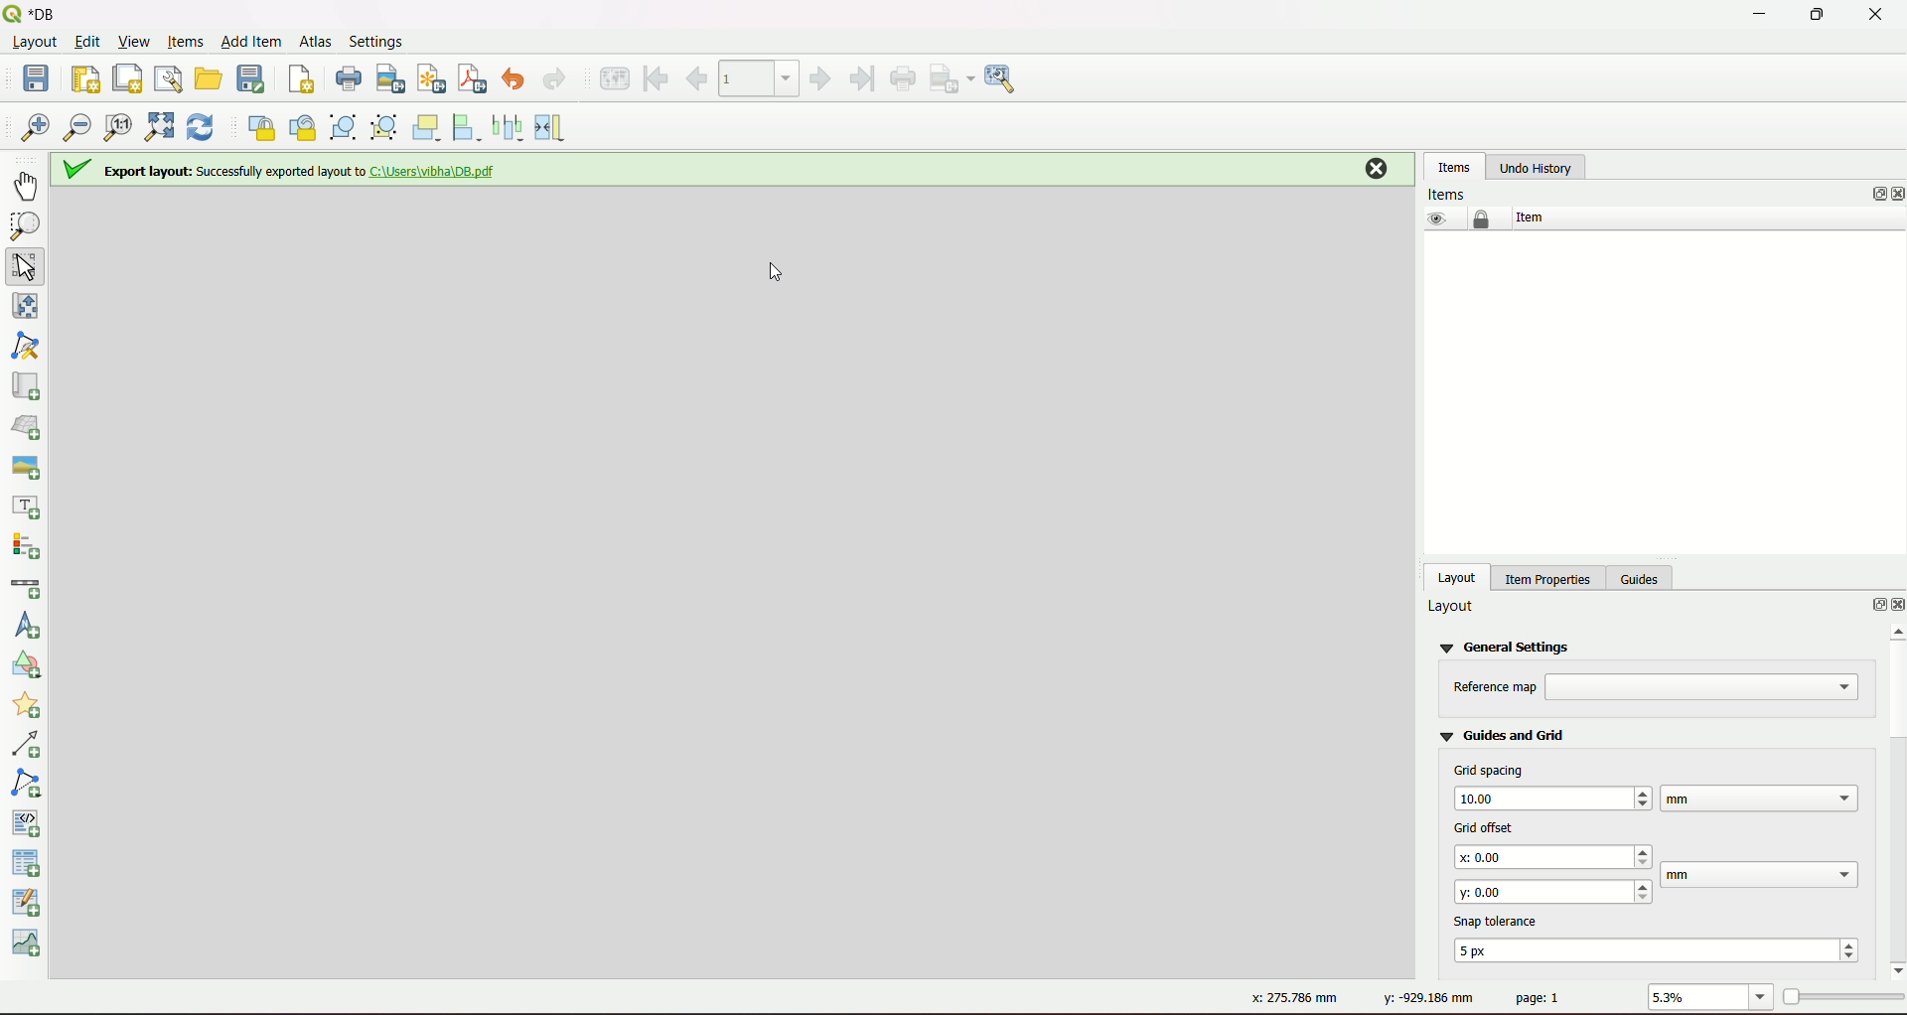 The height and width of the screenshot is (1015, 1907). I want to click on elevation profile, so click(30, 945).